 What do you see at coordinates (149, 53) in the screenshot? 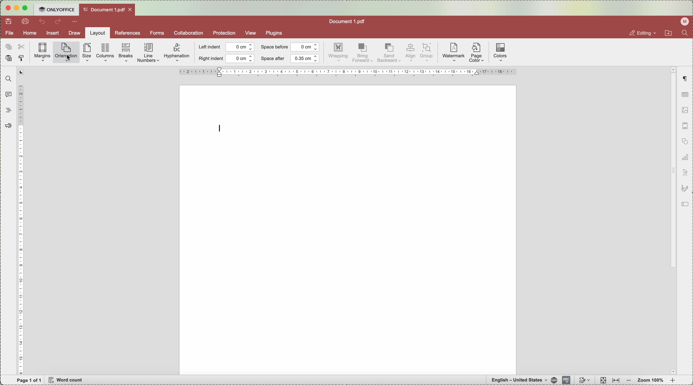
I see `line numbers` at bounding box center [149, 53].